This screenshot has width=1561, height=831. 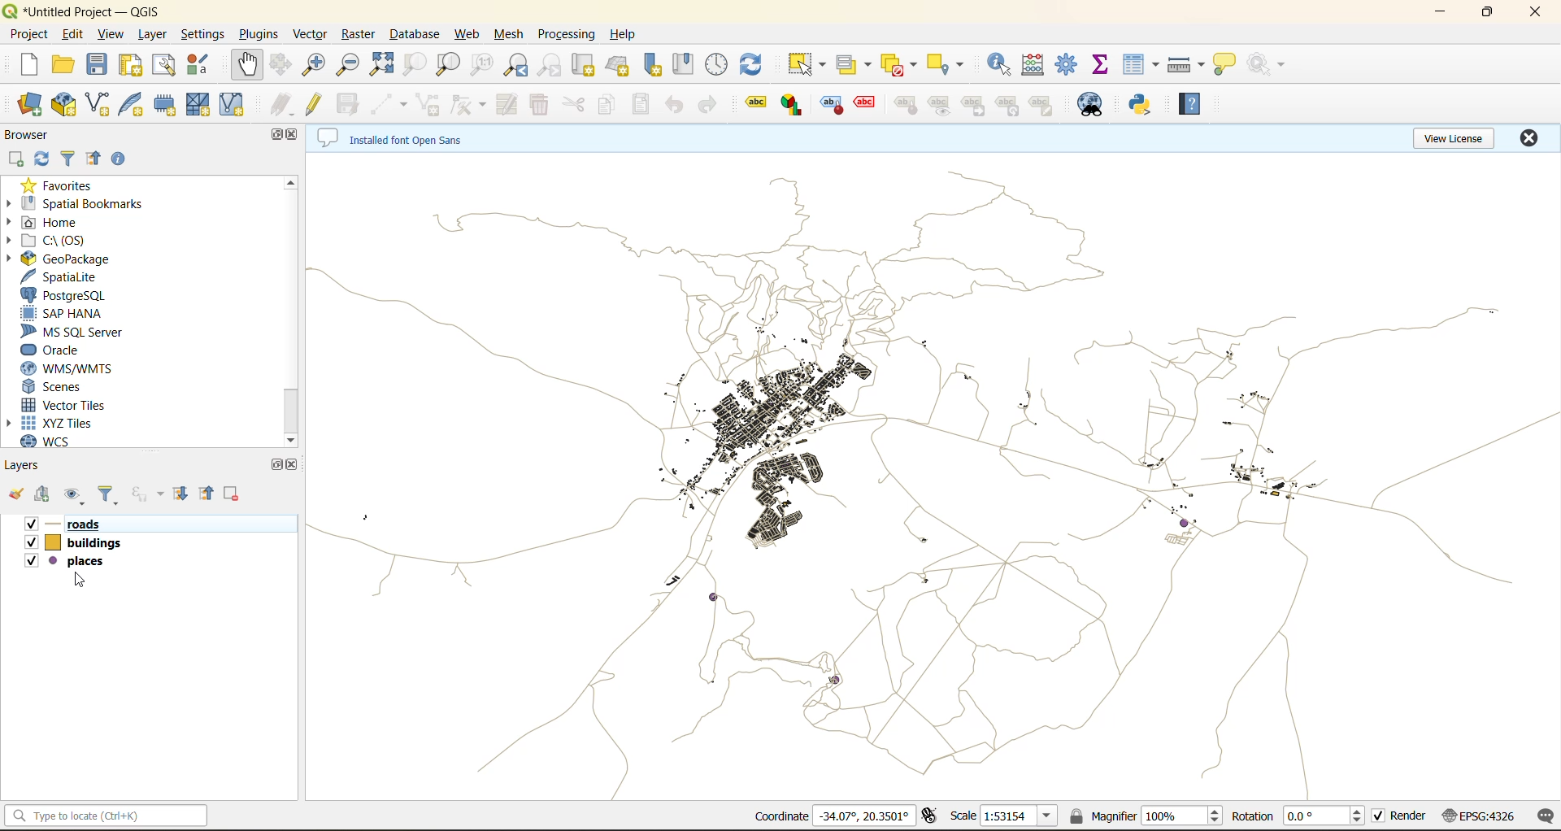 I want to click on edits, so click(x=284, y=107).